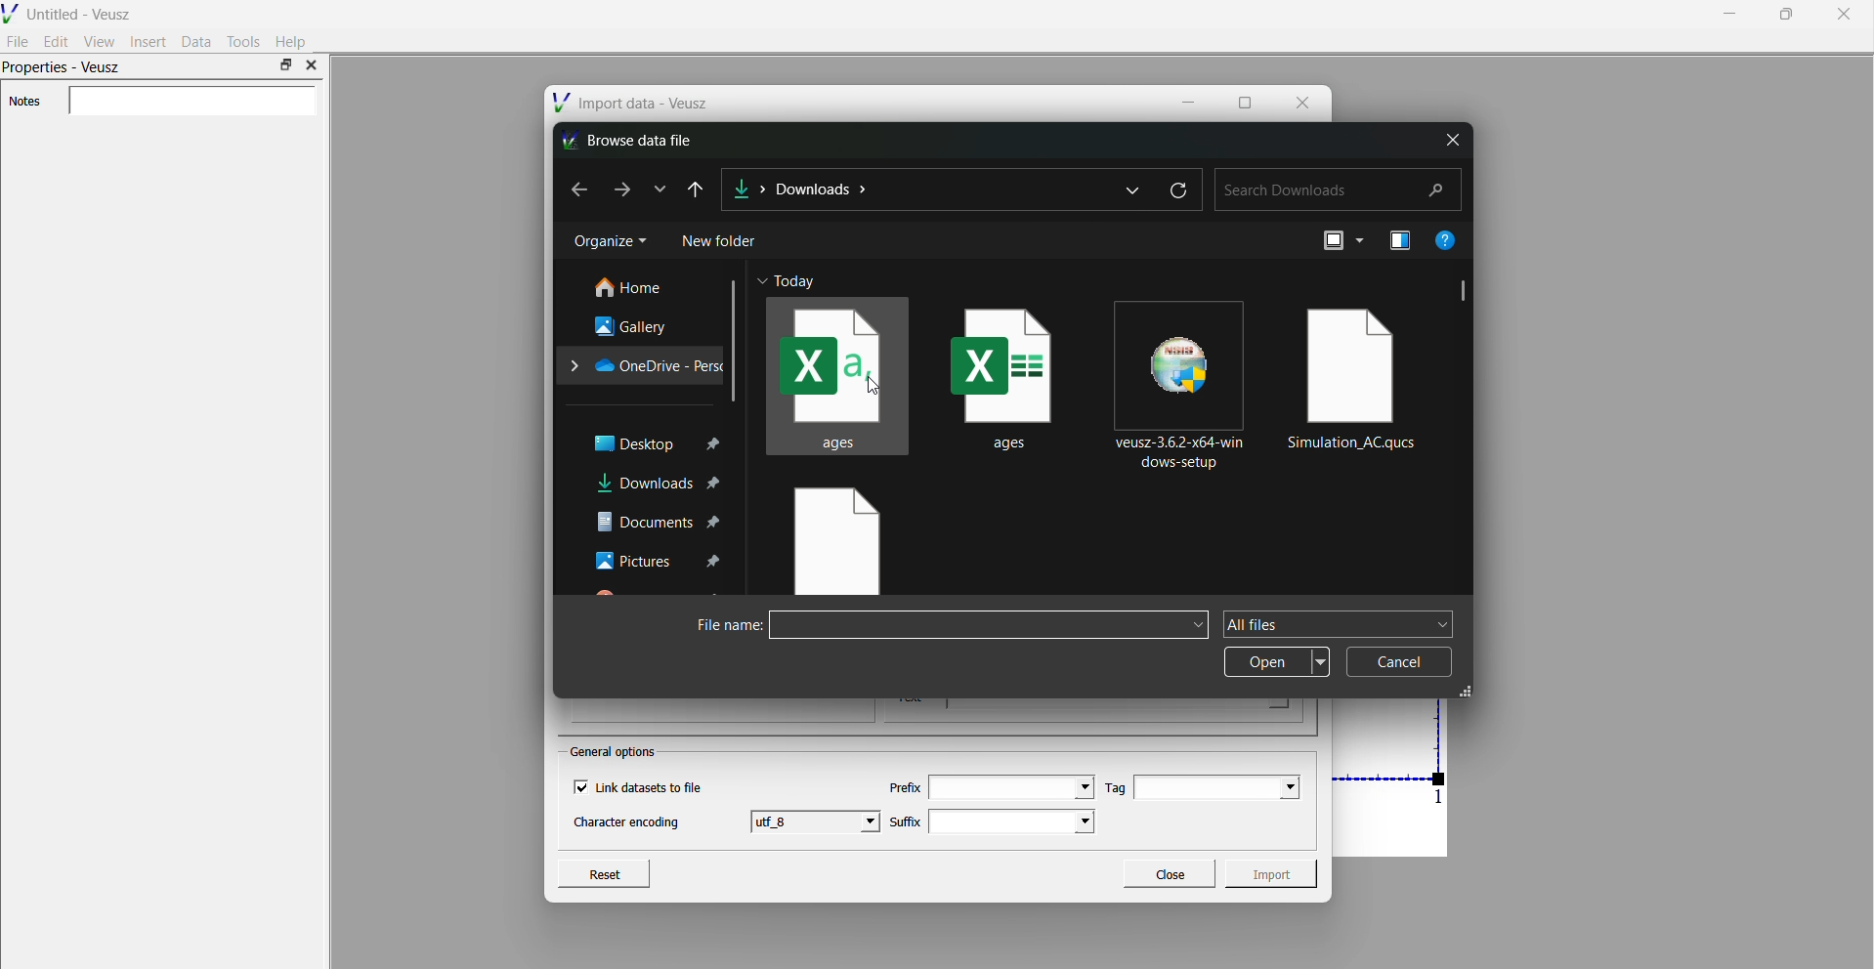 This screenshot has height=969, width=1874. I want to click on enter notes field, so click(192, 102).